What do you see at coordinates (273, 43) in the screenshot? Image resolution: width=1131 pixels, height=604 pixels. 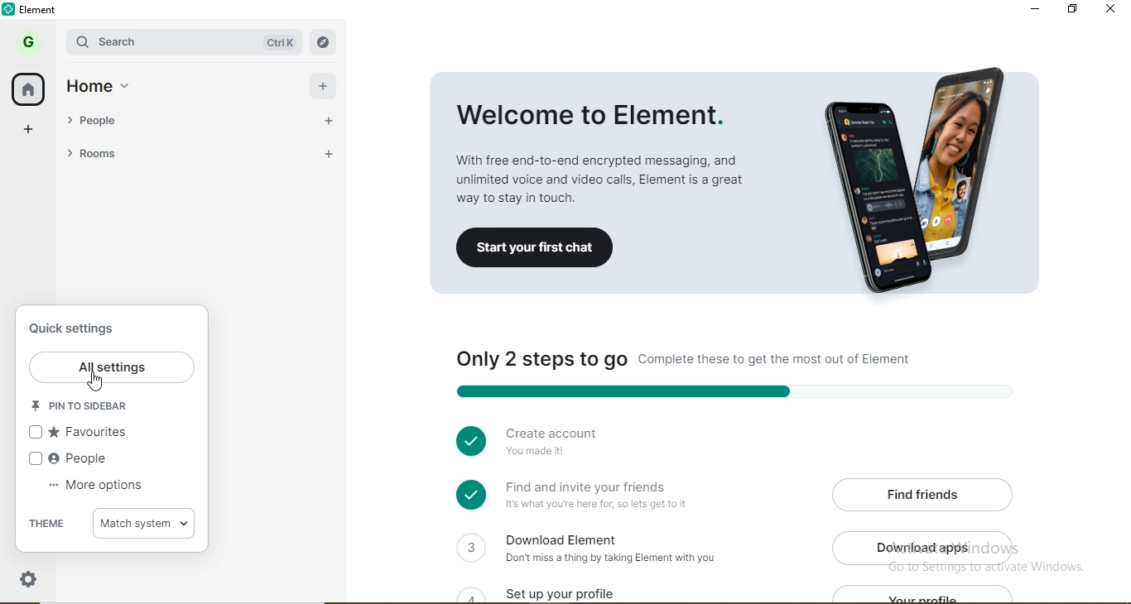 I see `ctrl k` at bounding box center [273, 43].